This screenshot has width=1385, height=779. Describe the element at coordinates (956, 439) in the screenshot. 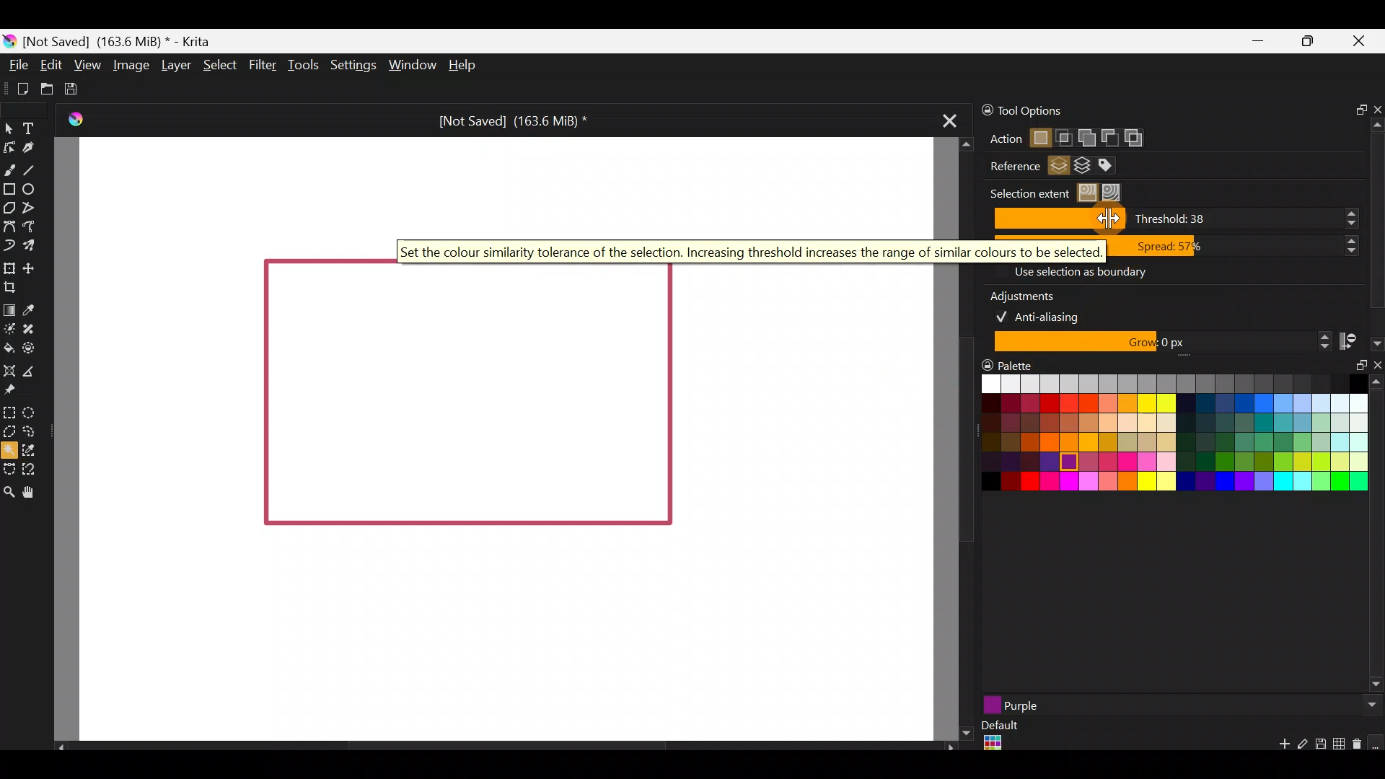

I see `Scroll bar` at that location.